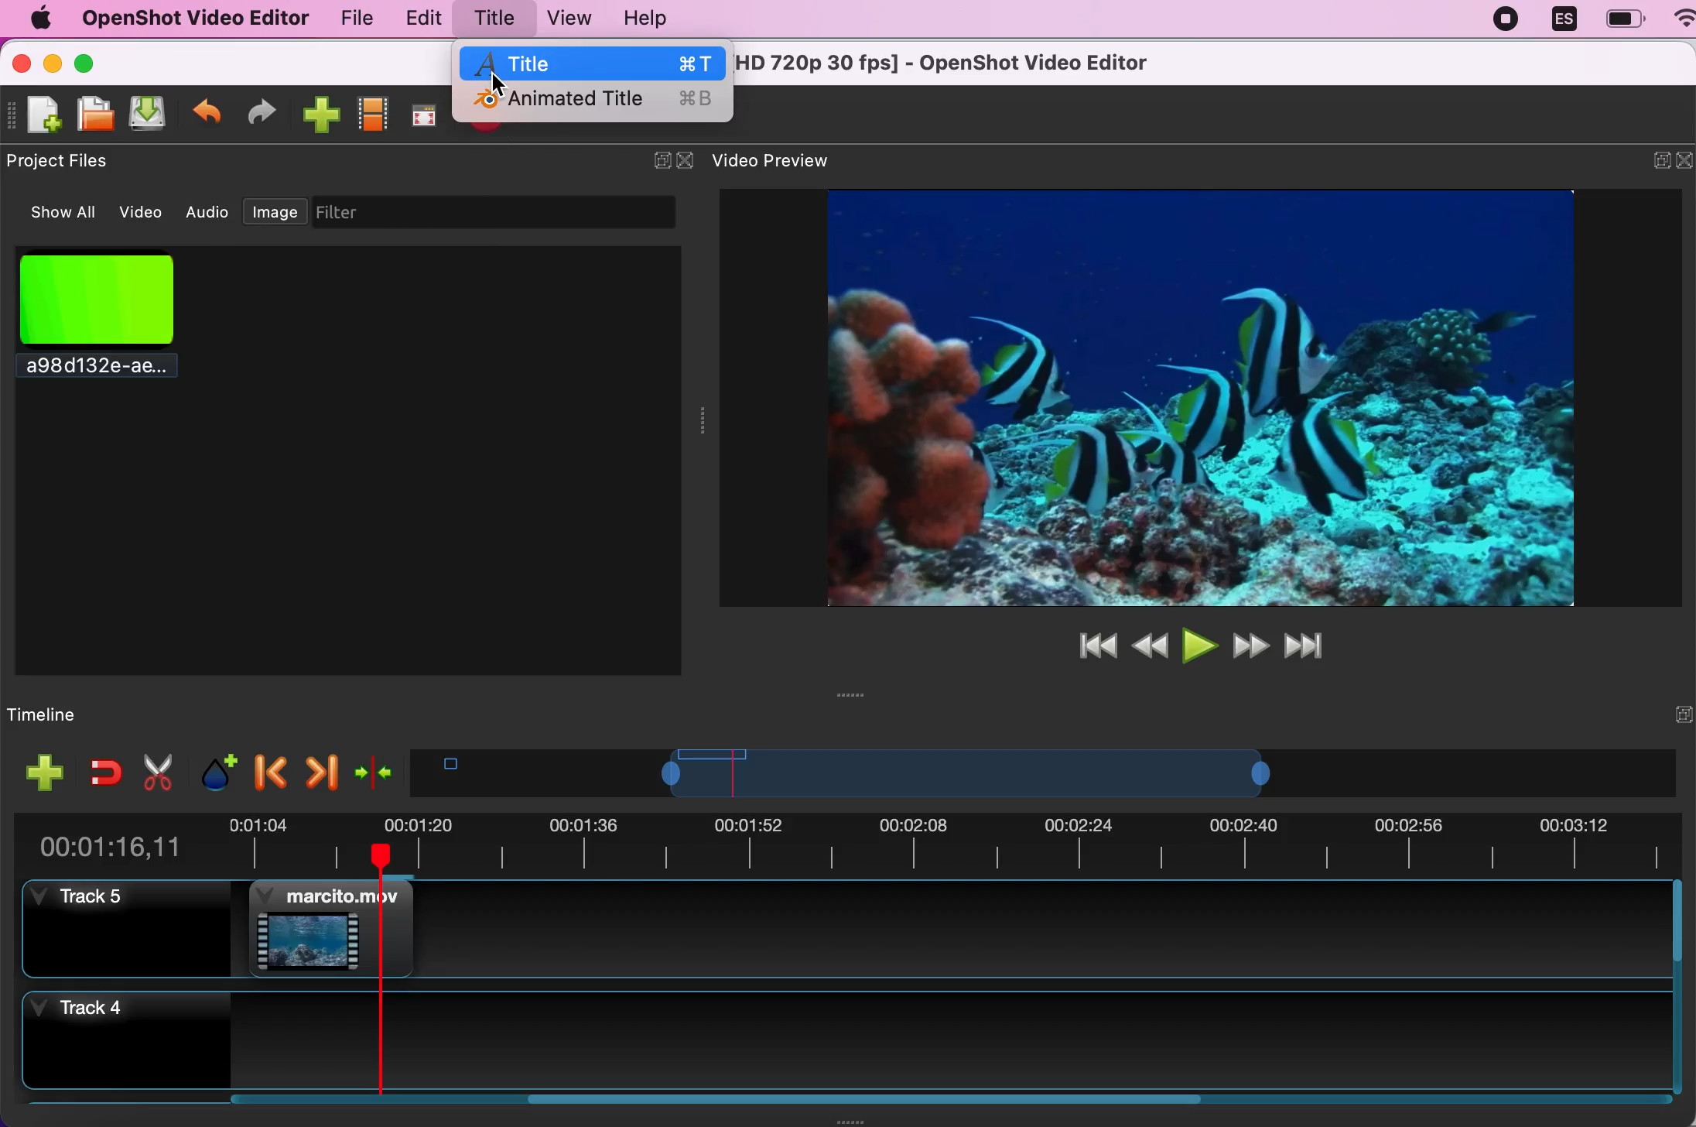 Image resolution: width=1696 pixels, height=1127 pixels. Describe the element at coordinates (41, 772) in the screenshot. I see `add track` at that location.